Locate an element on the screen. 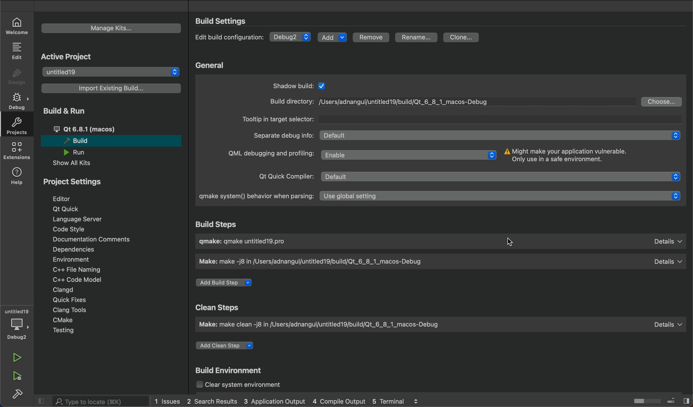 The height and width of the screenshot is (407, 693). qt quick is located at coordinates (286, 175).